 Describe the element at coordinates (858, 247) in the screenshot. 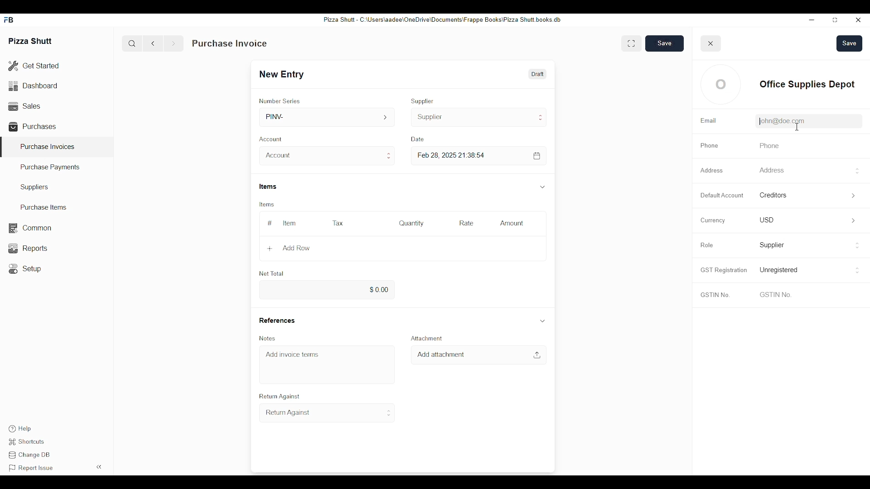

I see `buttons` at that location.